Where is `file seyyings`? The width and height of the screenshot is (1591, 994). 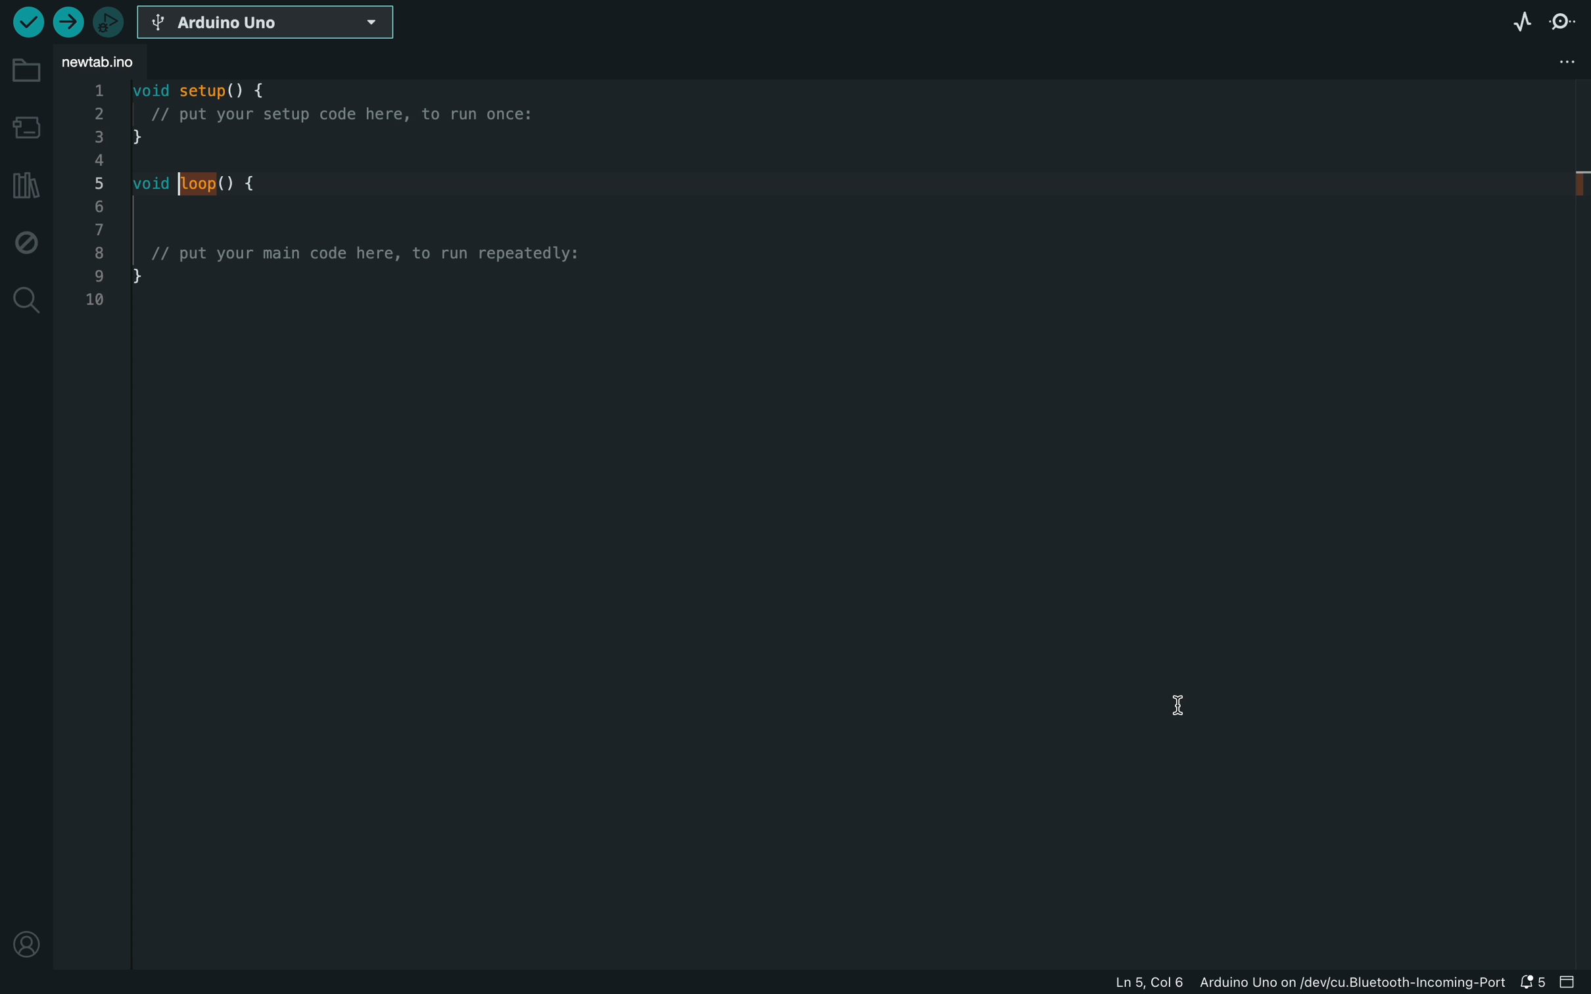 file seyyings is located at coordinates (1569, 60).